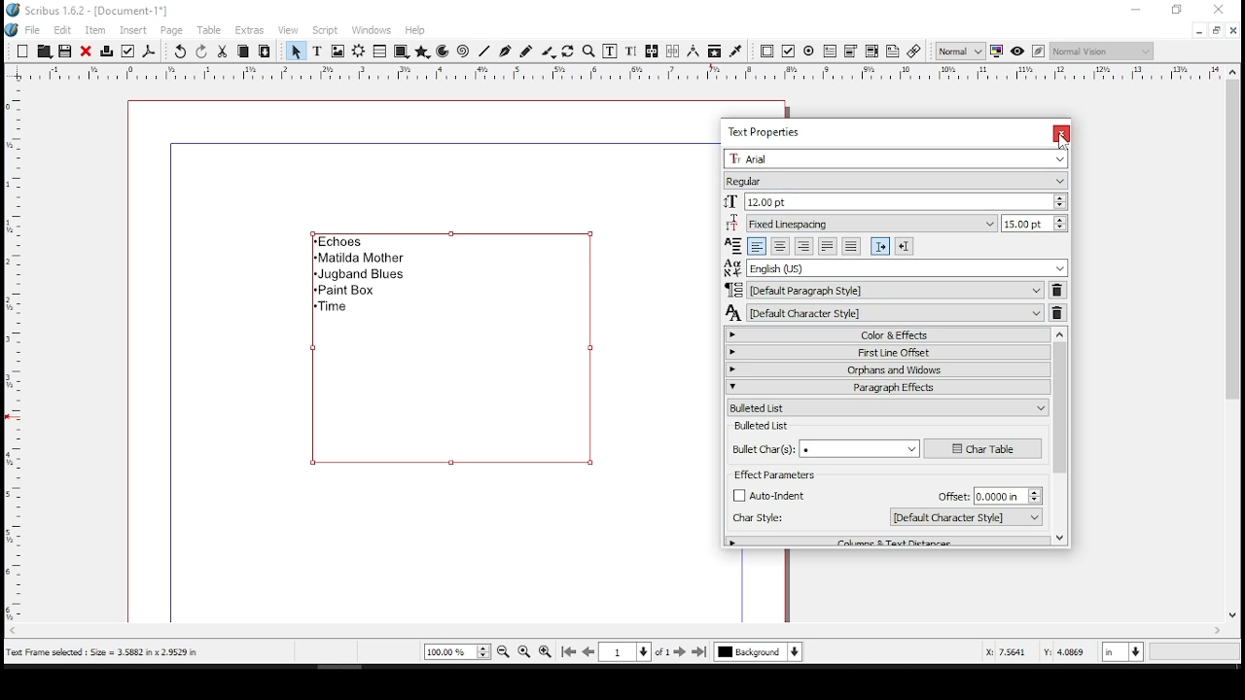  What do you see at coordinates (893, 181) in the screenshot?
I see `font type` at bounding box center [893, 181].